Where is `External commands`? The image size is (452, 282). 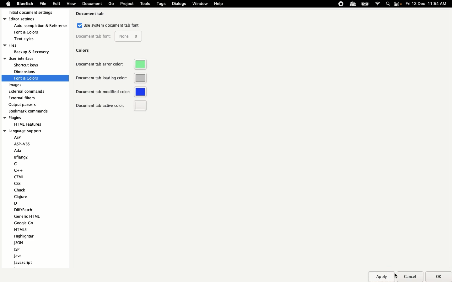
External commands is located at coordinates (27, 91).